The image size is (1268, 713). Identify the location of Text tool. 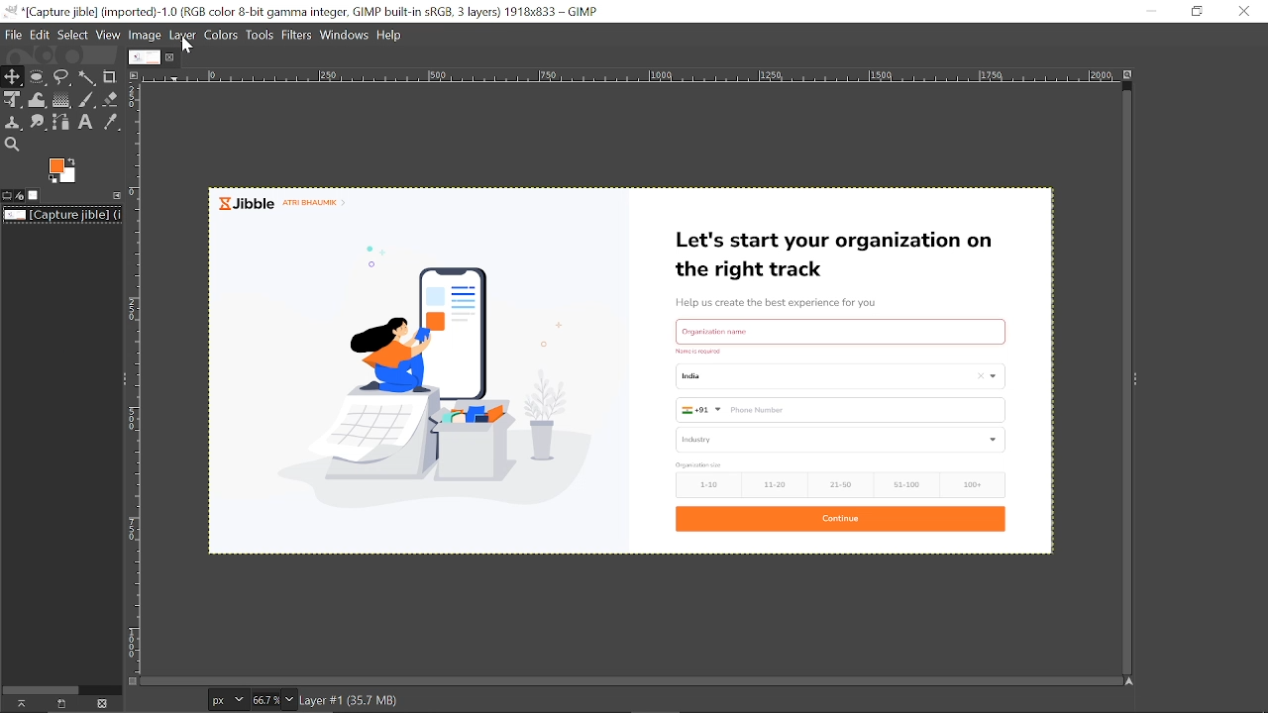
(87, 123).